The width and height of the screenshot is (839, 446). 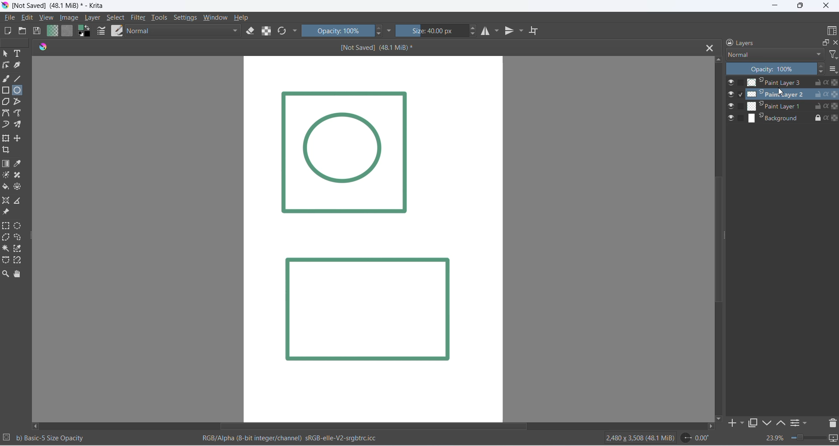 What do you see at coordinates (7, 102) in the screenshot?
I see `polygon tool` at bounding box center [7, 102].